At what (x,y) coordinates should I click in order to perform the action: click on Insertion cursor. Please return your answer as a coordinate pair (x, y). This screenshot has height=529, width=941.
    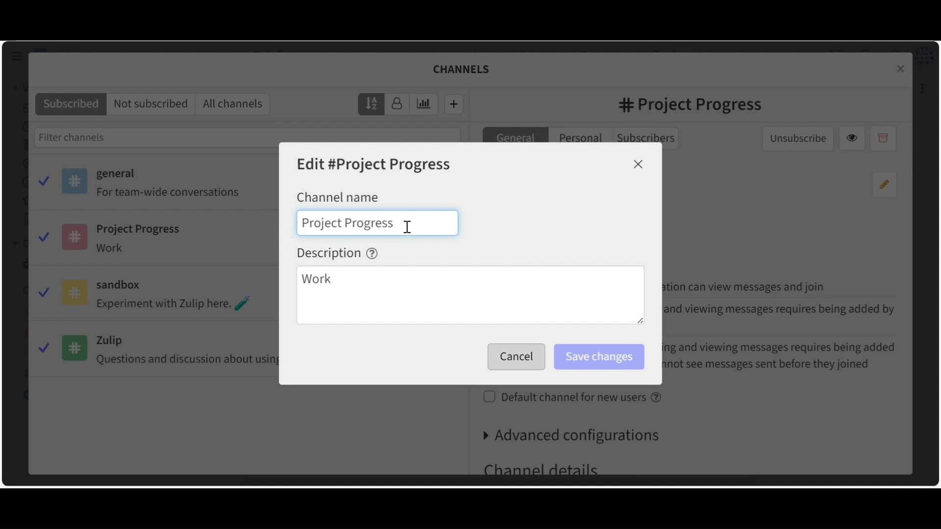
    Looking at the image, I should click on (409, 228).